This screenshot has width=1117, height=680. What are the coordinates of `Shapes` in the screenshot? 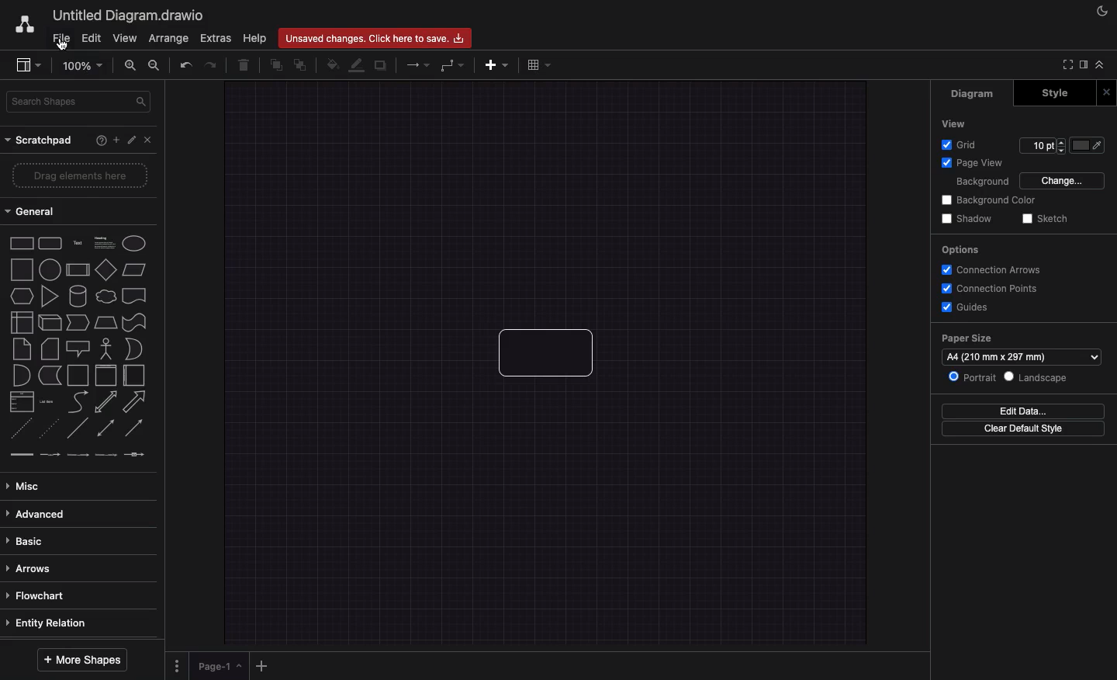 It's located at (79, 346).